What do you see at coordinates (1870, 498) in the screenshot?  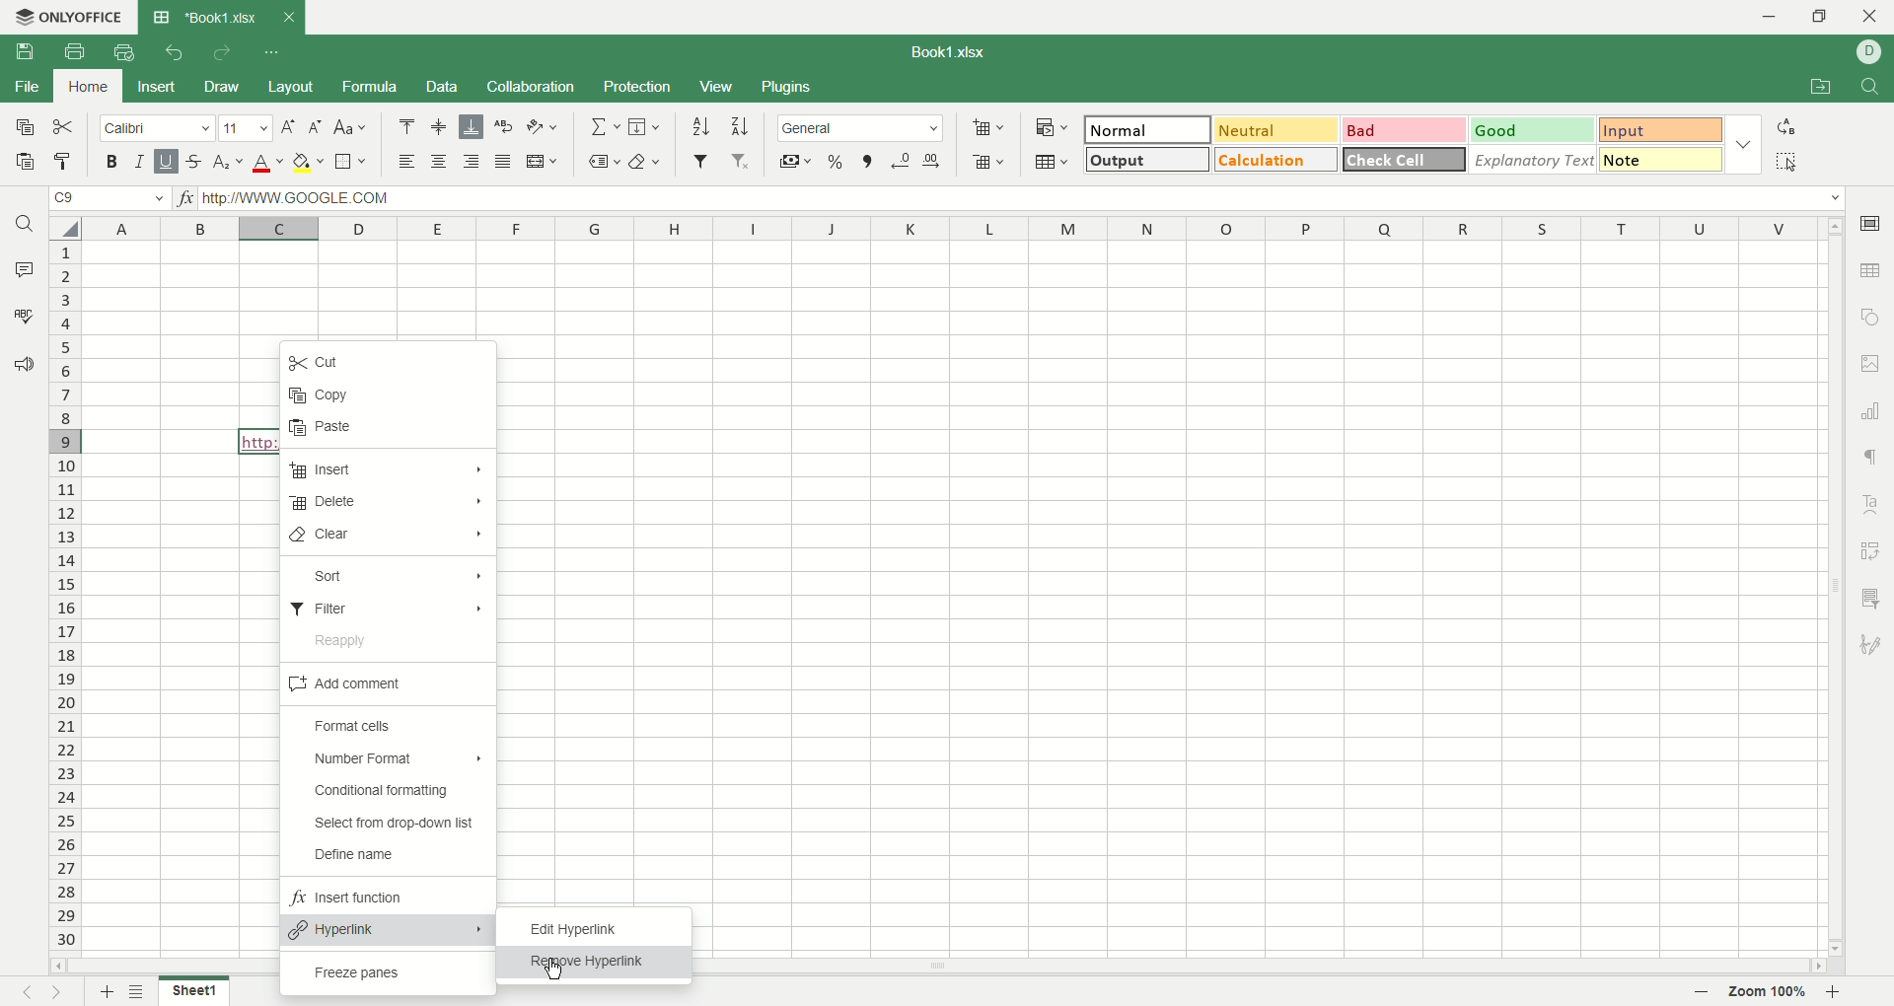 I see `text art settings` at bounding box center [1870, 498].